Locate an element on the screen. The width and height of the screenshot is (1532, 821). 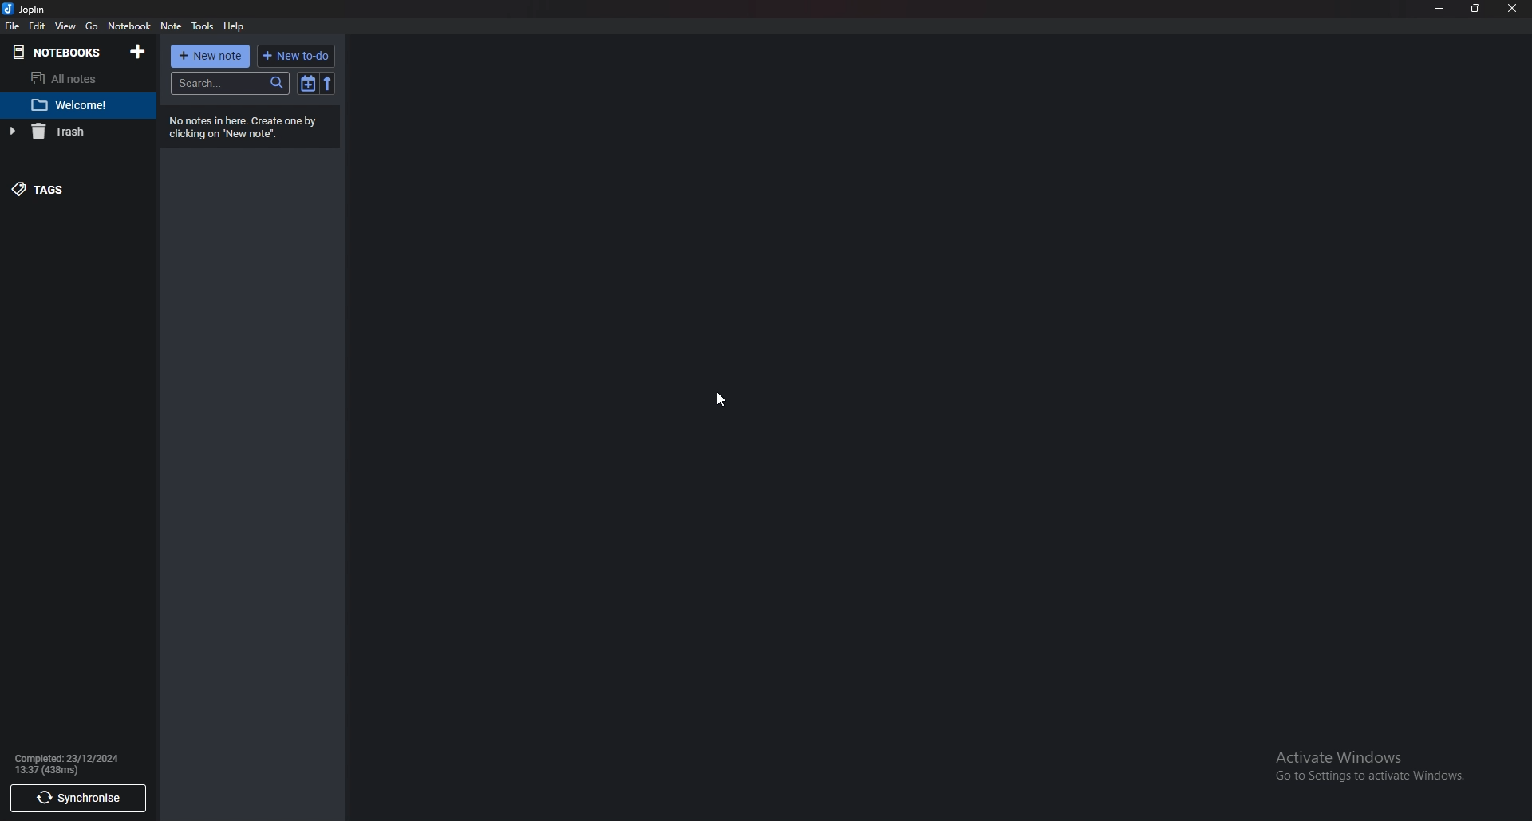
reverse short order is located at coordinates (328, 84).